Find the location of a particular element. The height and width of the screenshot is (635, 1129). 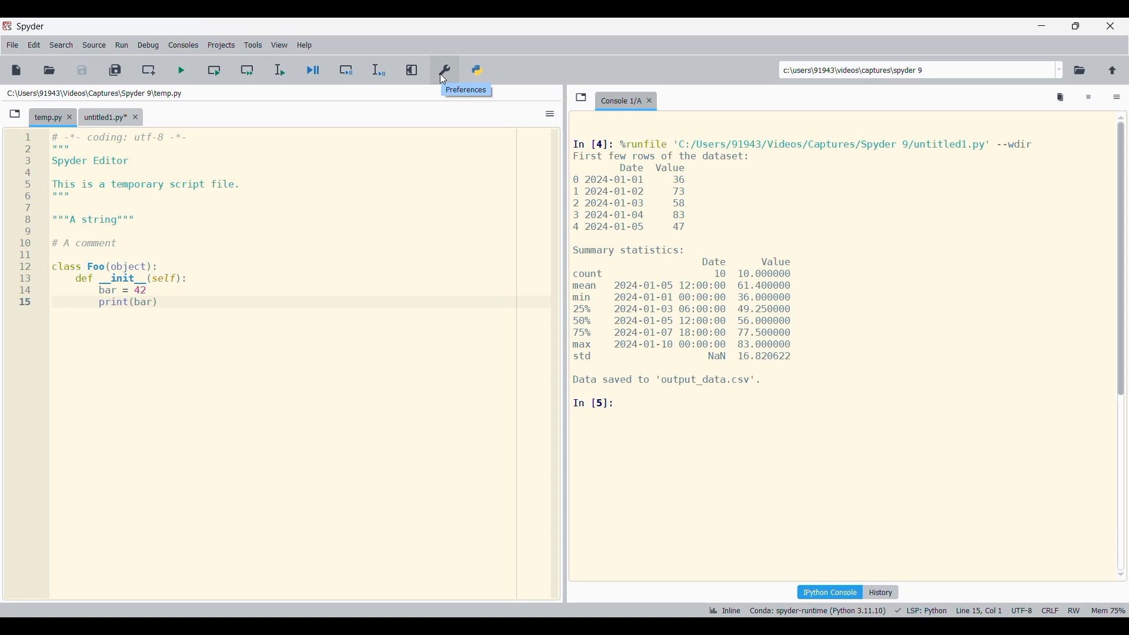

Close tab is located at coordinates (649, 101).